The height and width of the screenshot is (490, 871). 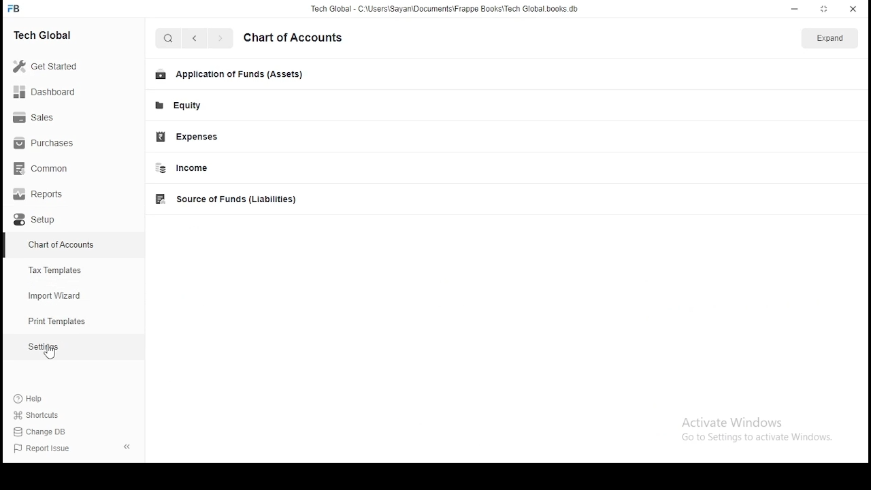 I want to click on Tech Global - C:\Users\Sayan\Documents\Frappe Books\Tech Global. books. db, so click(x=444, y=11).